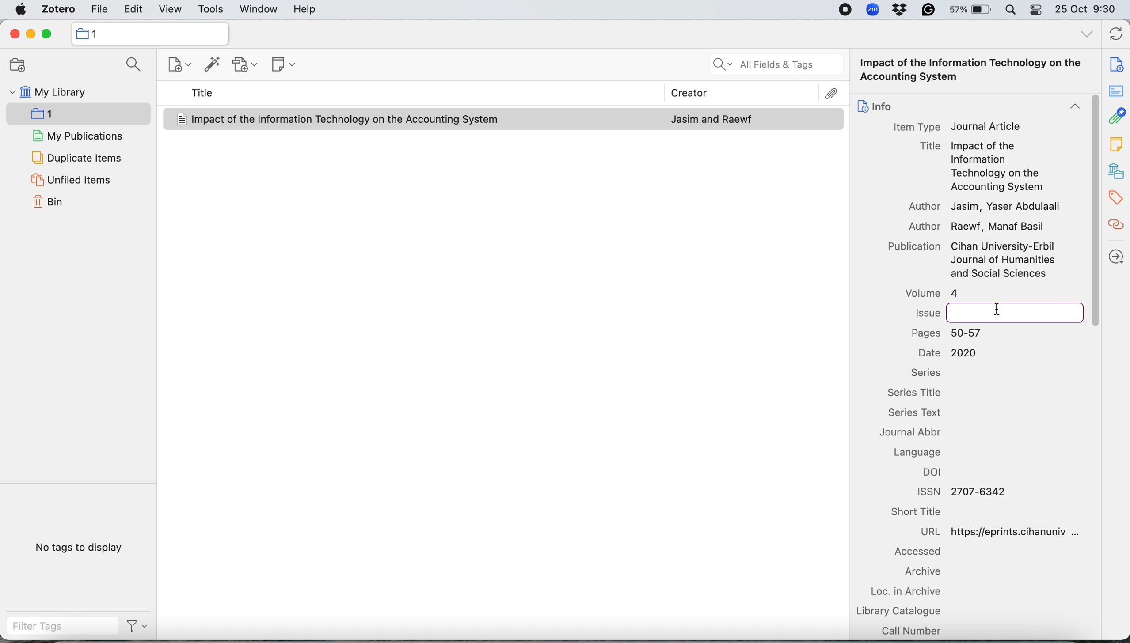 Image resolution: width=1130 pixels, height=643 pixels. What do you see at coordinates (925, 513) in the screenshot?
I see `short title` at bounding box center [925, 513].